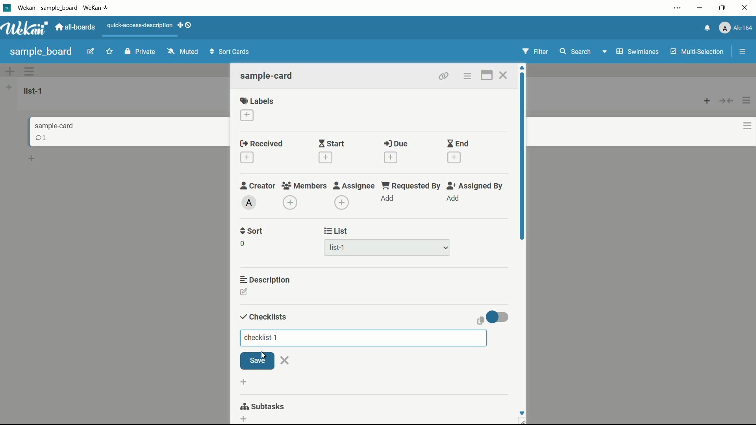 This screenshot has height=425, width=756. What do you see at coordinates (342, 203) in the screenshot?
I see `add assignee` at bounding box center [342, 203].